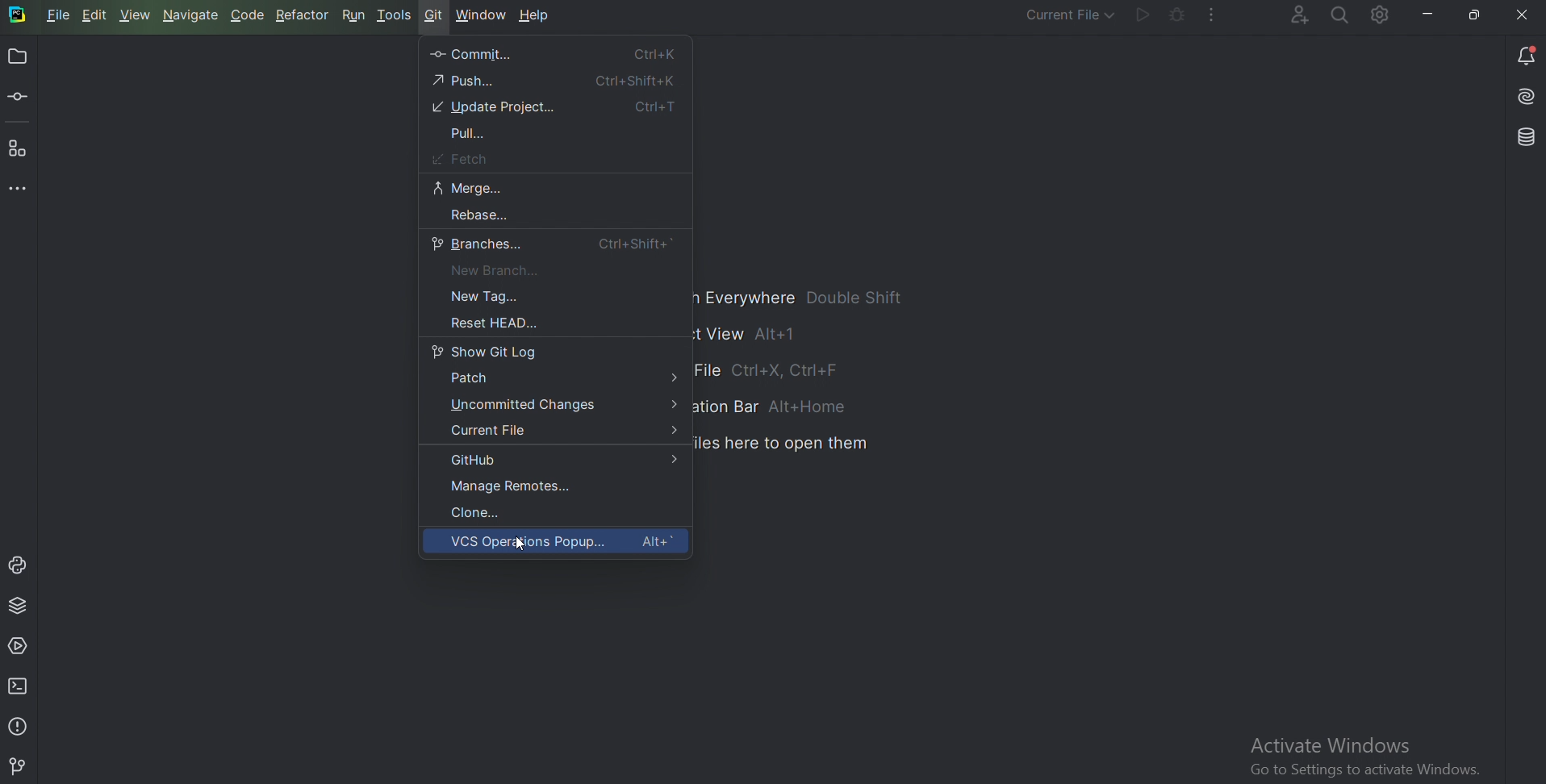 The image size is (1546, 784). Describe the element at coordinates (487, 324) in the screenshot. I see `Reset HEAD` at that location.